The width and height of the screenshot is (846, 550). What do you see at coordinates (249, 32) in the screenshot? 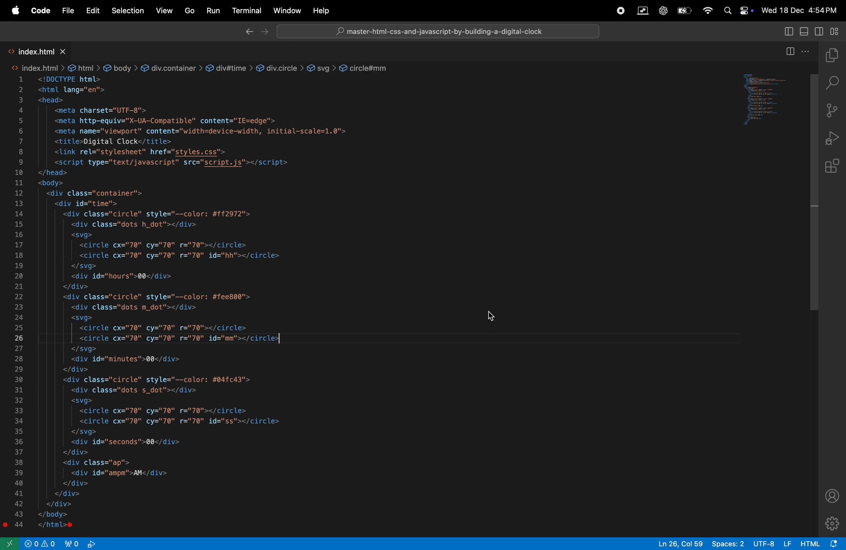
I see `back ward` at bounding box center [249, 32].